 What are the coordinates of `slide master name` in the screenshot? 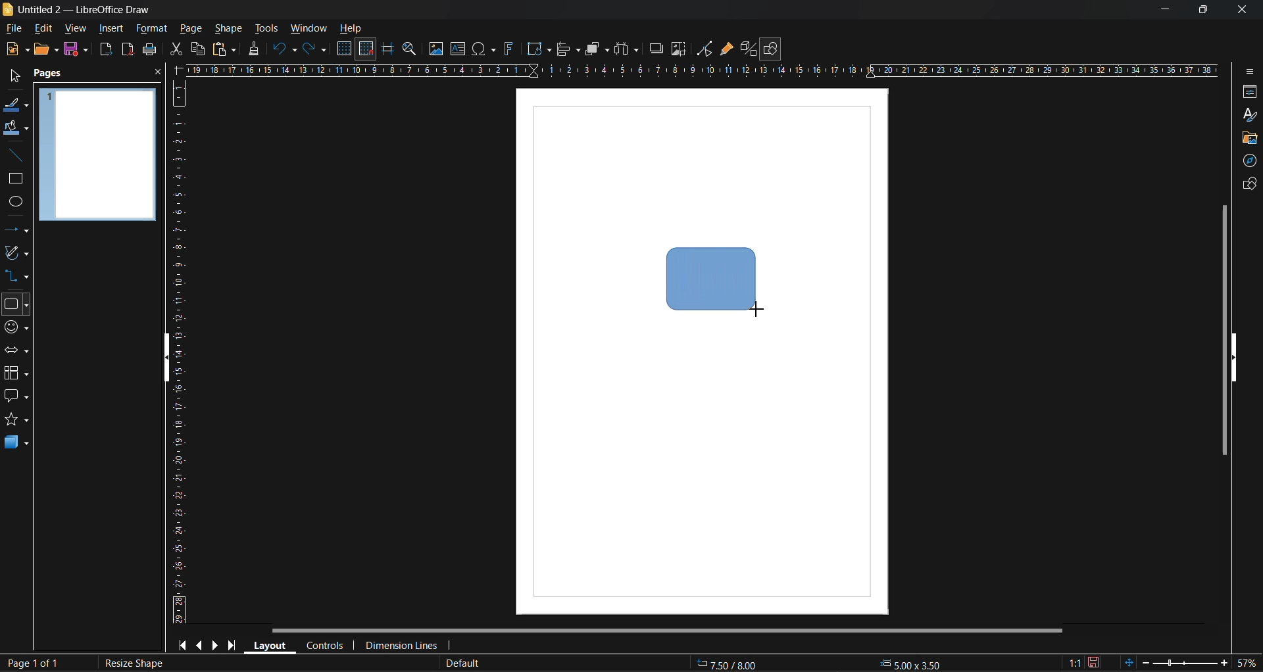 It's located at (460, 664).